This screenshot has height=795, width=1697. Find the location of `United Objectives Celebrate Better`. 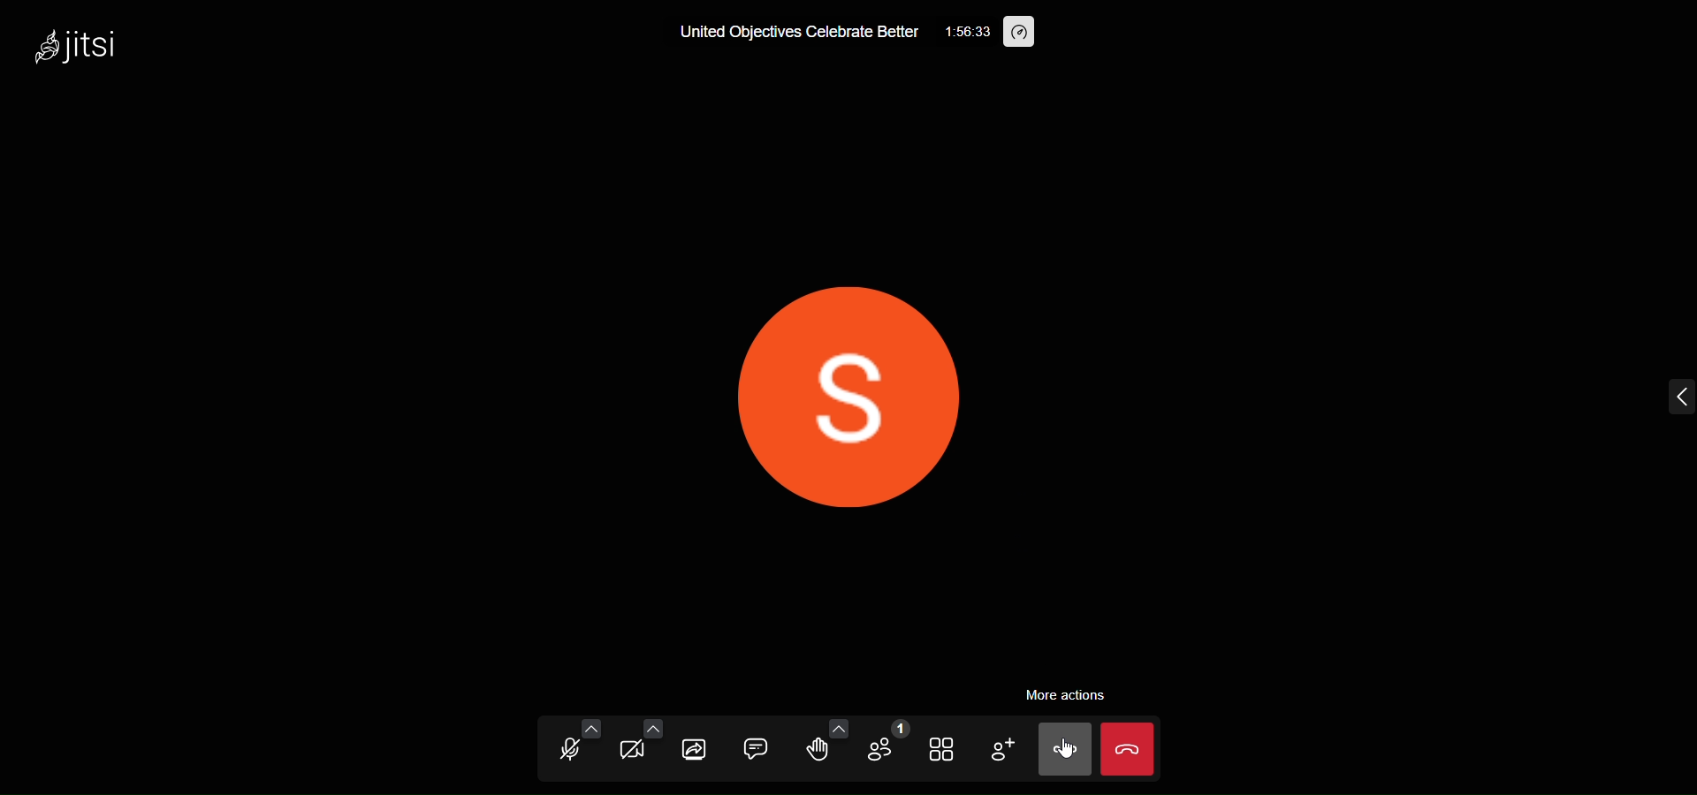

United Objectives Celebrate Better is located at coordinates (780, 35).